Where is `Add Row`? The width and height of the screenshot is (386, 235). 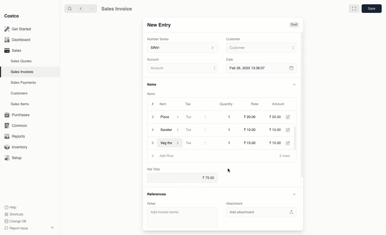 Add Row is located at coordinates (167, 155).